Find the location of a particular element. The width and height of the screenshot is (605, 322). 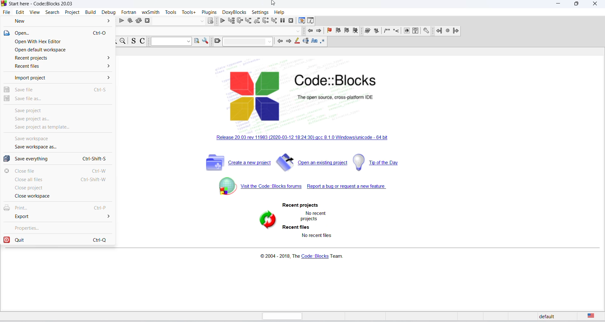

copyright info is located at coordinates (300, 256).